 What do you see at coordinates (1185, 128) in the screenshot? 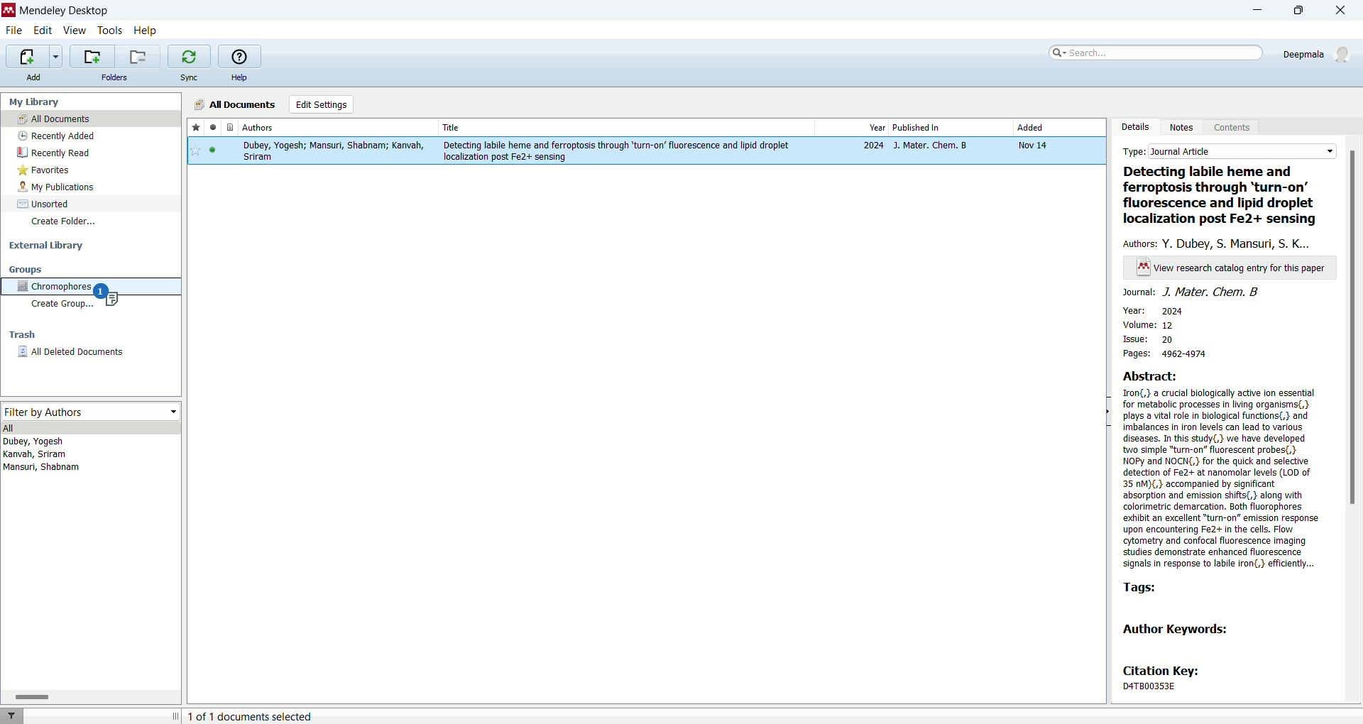
I see `notes` at bounding box center [1185, 128].